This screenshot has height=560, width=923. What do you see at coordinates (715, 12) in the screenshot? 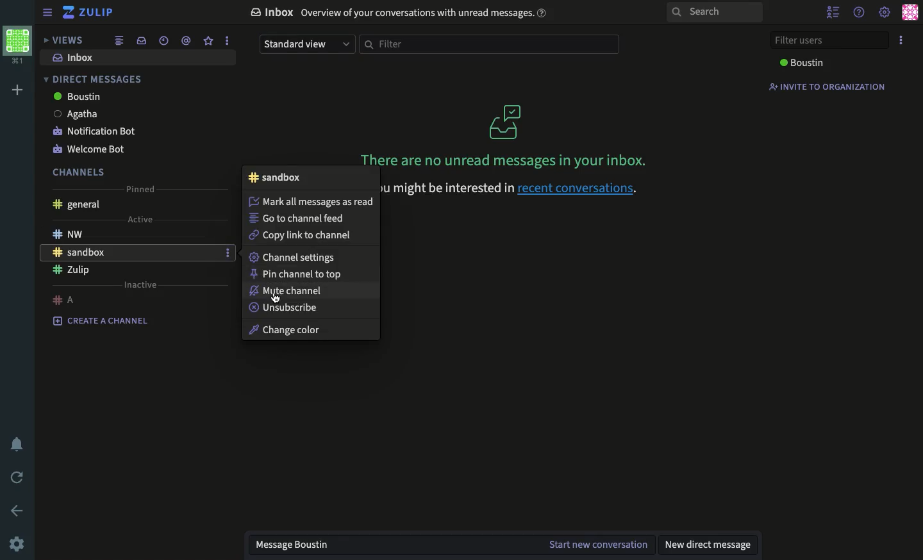
I see `Search` at bounding box center [715, 12].